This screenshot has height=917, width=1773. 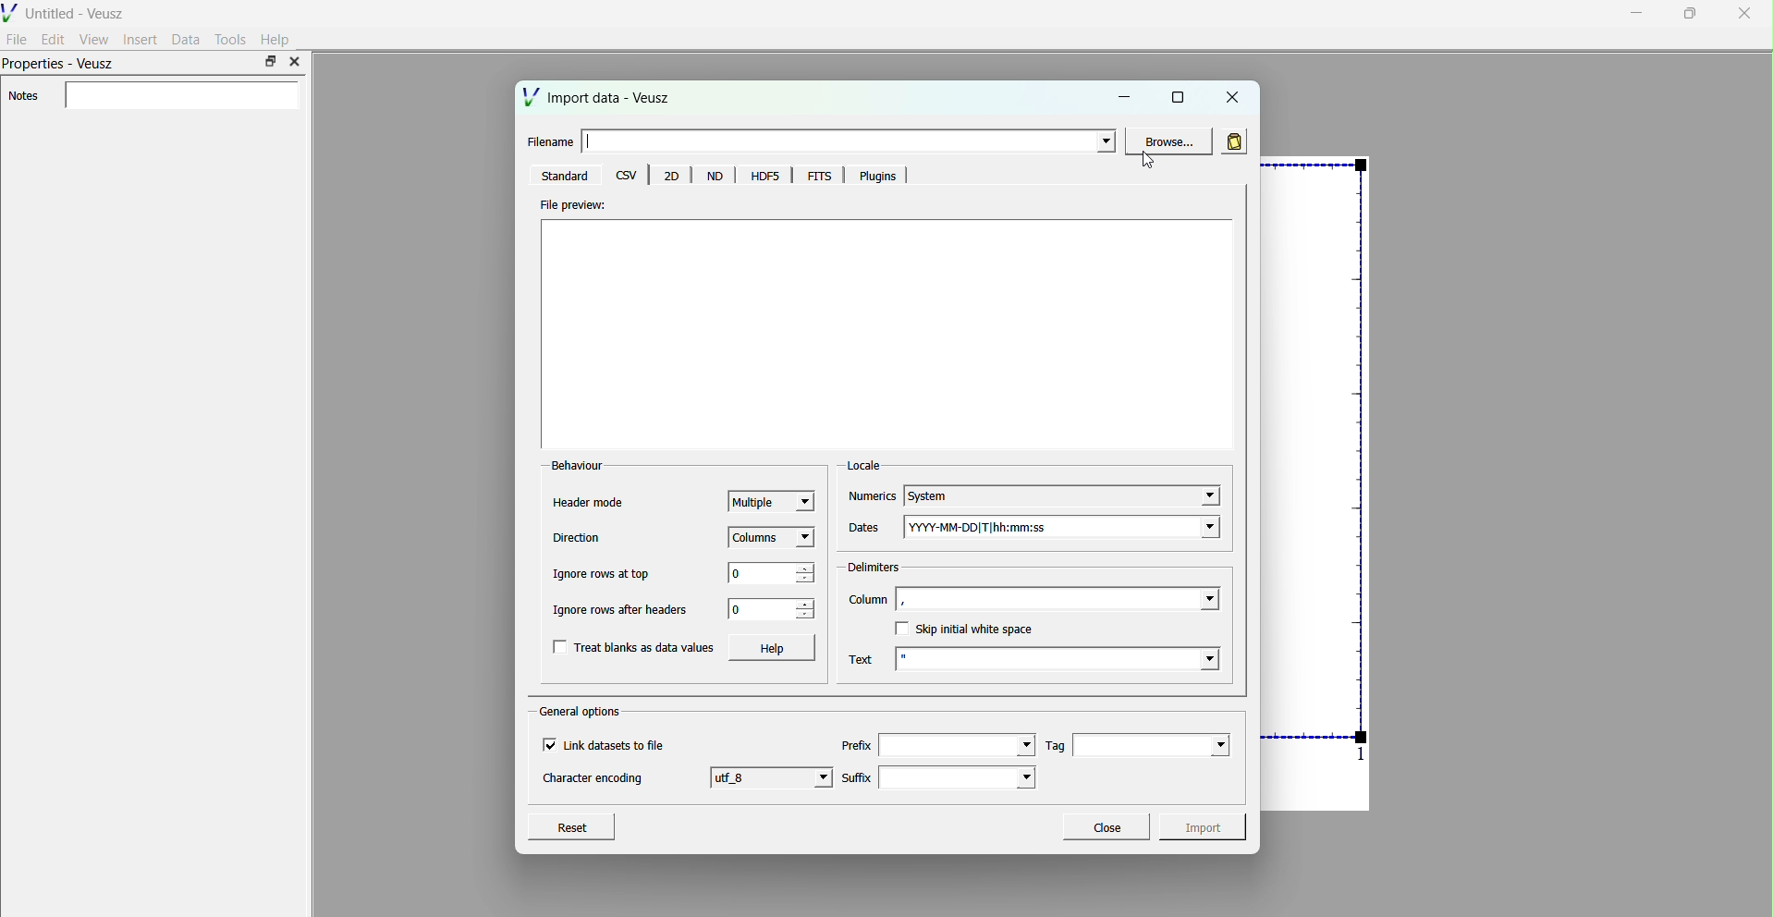 What do you see at coordinates (867, 599) in the screenshot?
I see `Column` at bounding box center [867, 599].